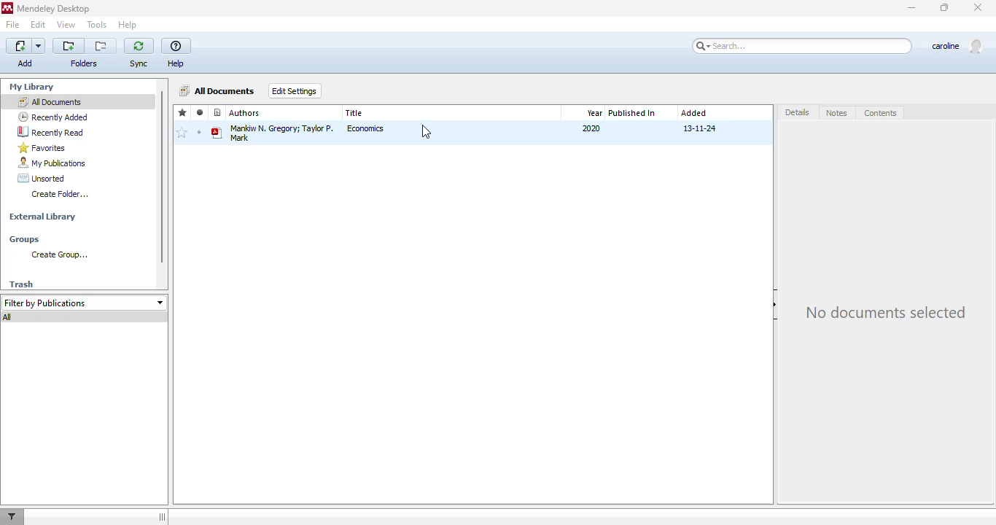 This screenshot has height=525, width=996. Describe the element at coordinates (68, 46) in the screenshot. I see `create a new folder` at that location.